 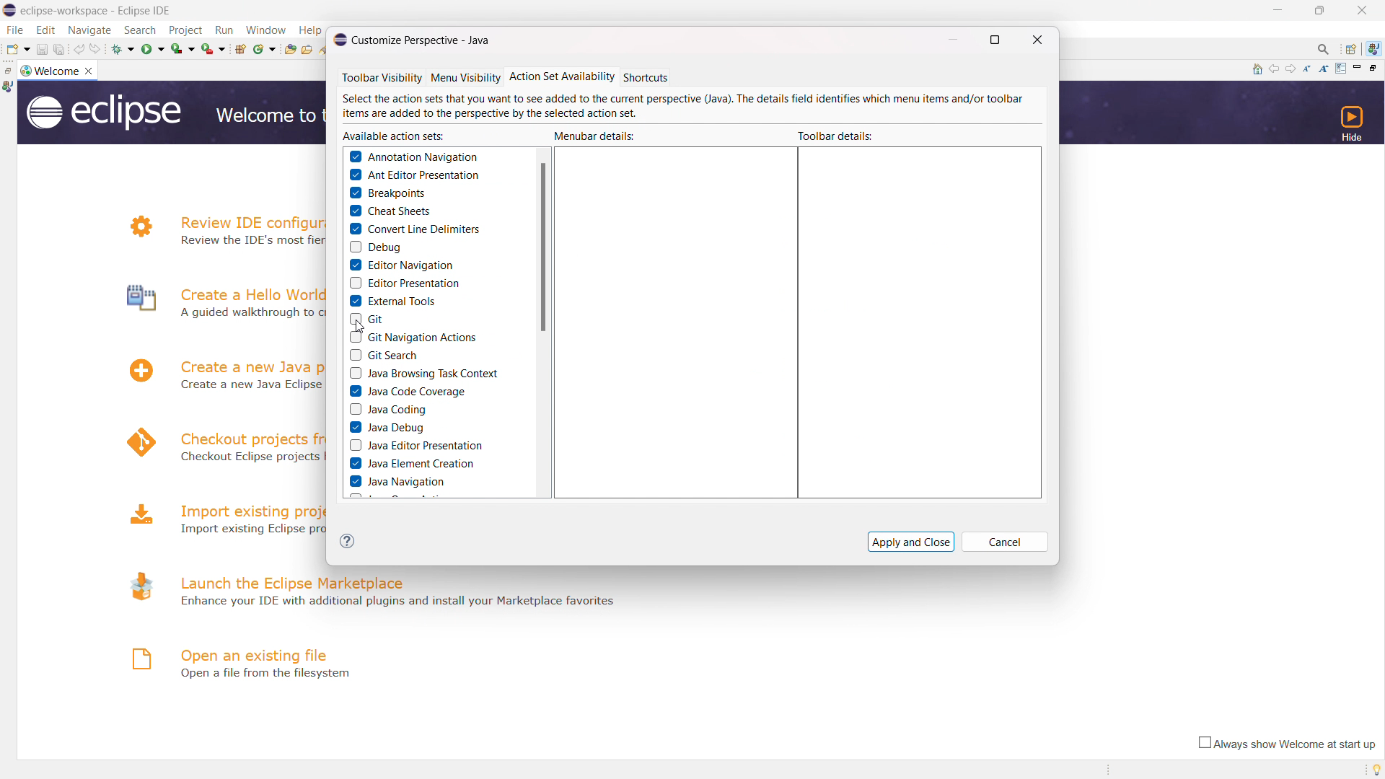 What do you see at coordinates (396, 481) in the screenshot?
I see `java navigation` at bounding box center [396, 481].